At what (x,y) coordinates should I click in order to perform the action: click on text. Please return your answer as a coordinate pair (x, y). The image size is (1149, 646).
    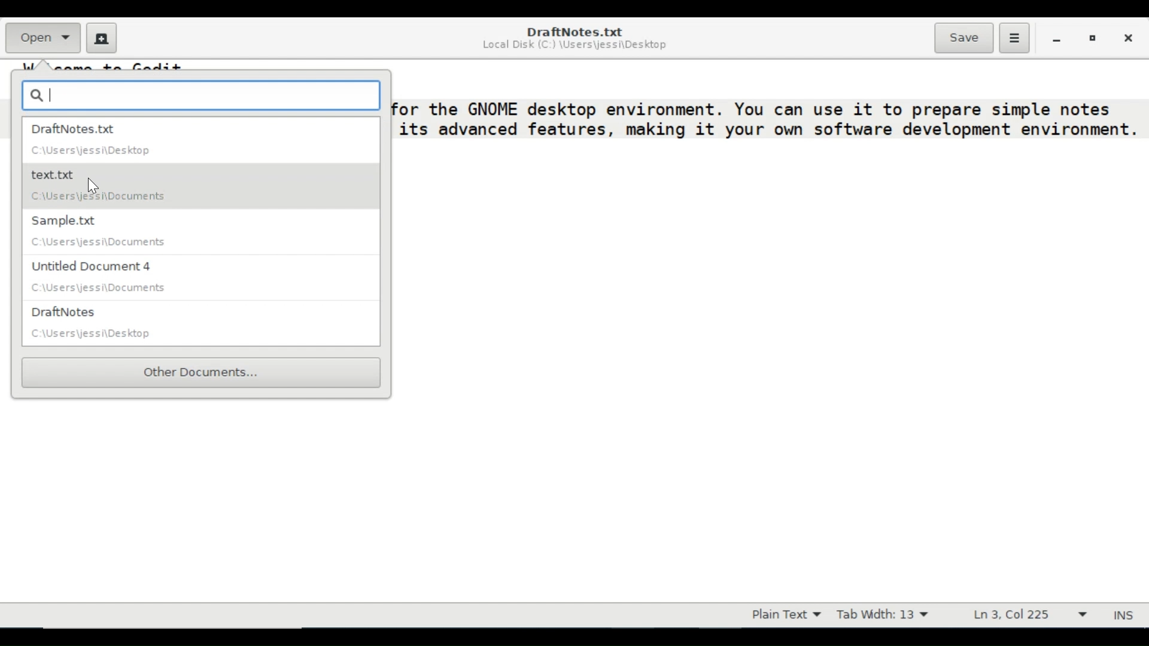
    Looking at the image, I should click on (767, 130).